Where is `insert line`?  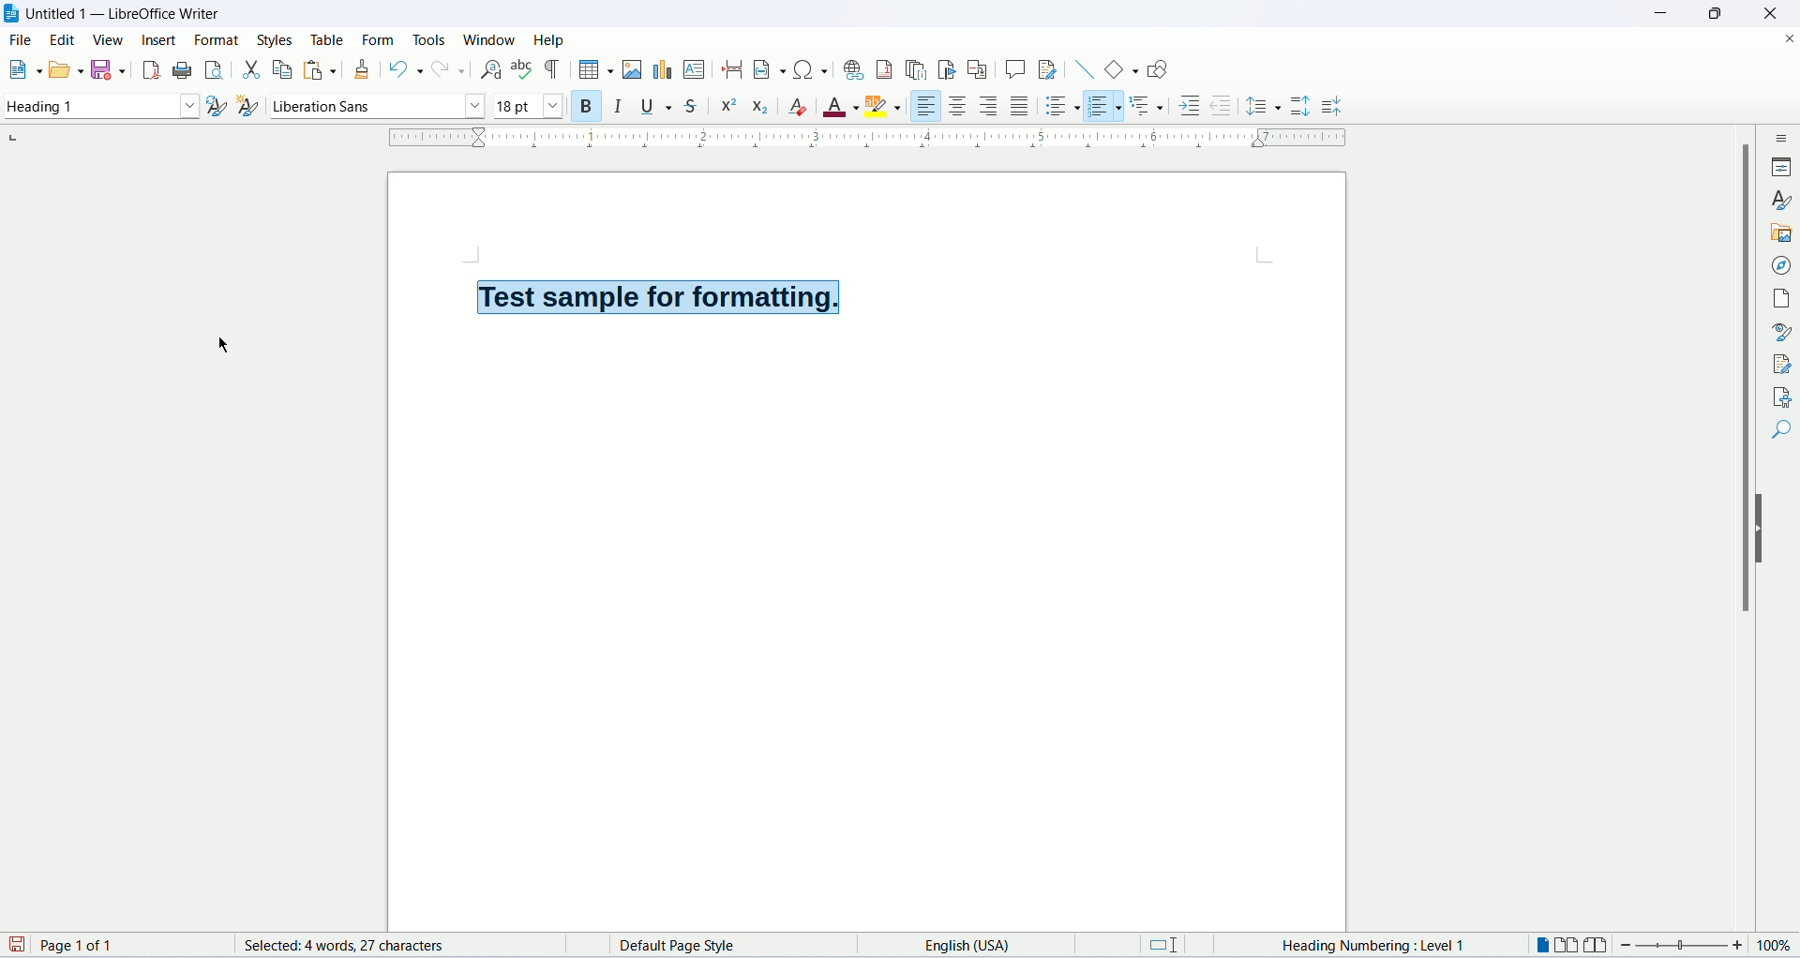
insert line is located at coordinates (1082, 67).